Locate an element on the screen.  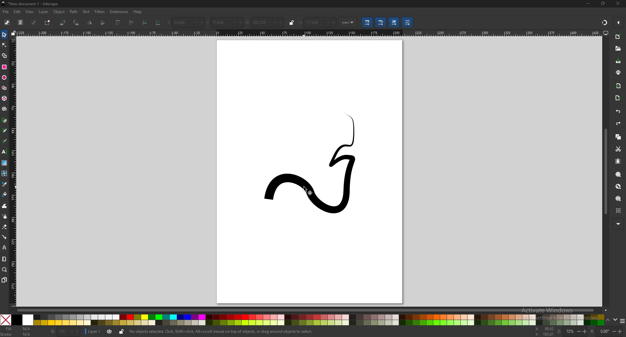
cursor coordinates is located at coordinates (545, 331).